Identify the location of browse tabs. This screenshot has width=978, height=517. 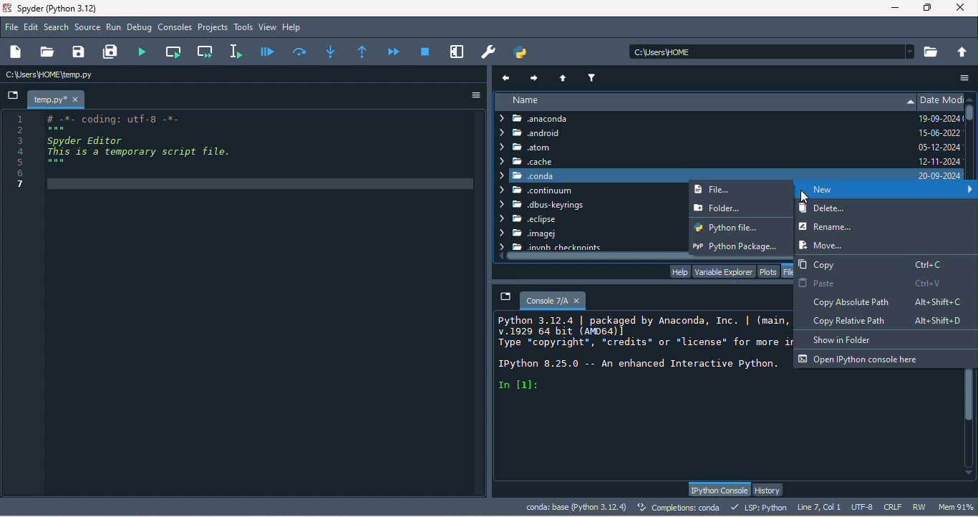
(13, 97).